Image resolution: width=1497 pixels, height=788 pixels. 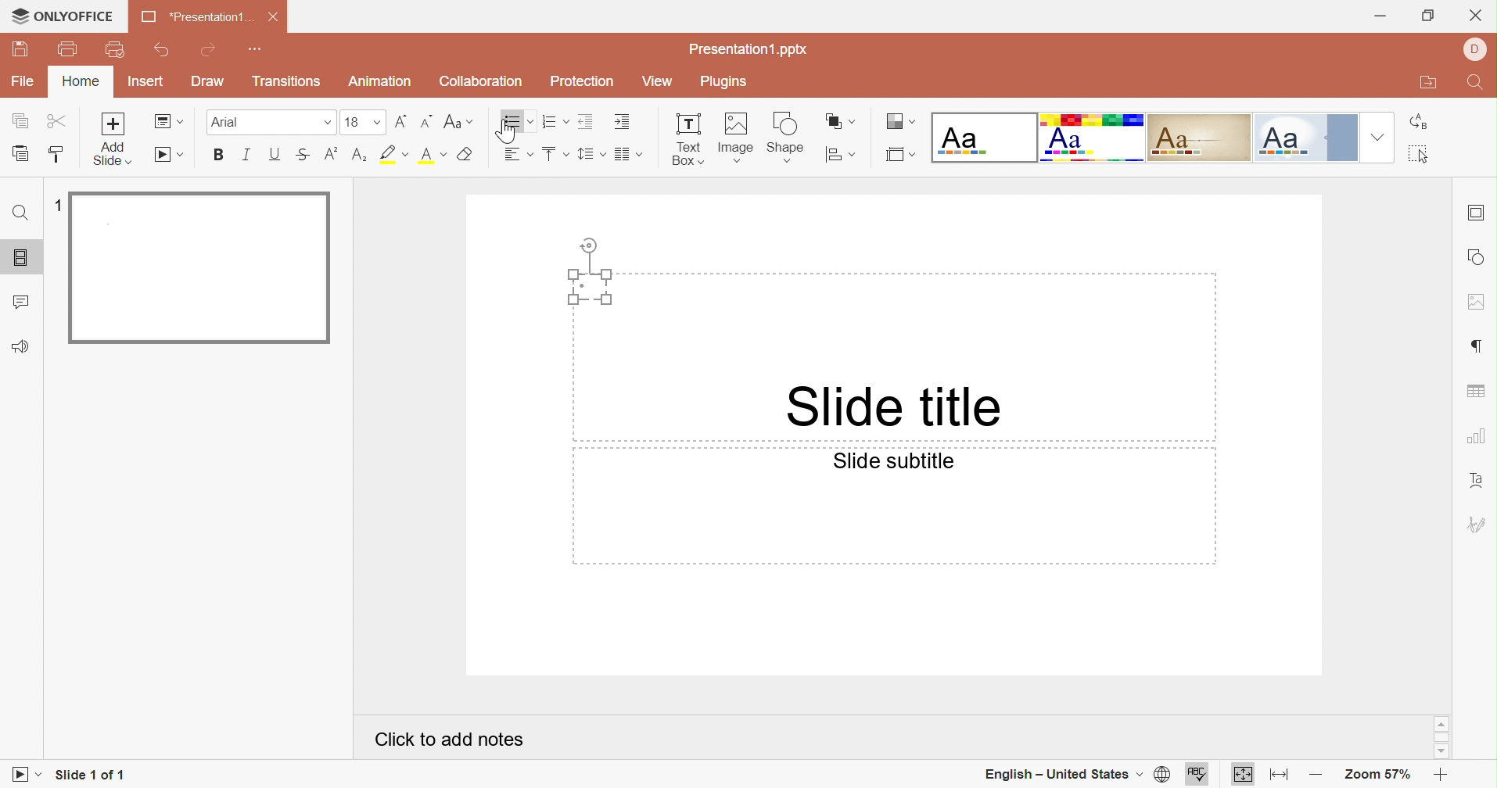 What do you see at coordinates (18, 215) in the screenshot?
I see `Find` at bounding box center [18, 215].